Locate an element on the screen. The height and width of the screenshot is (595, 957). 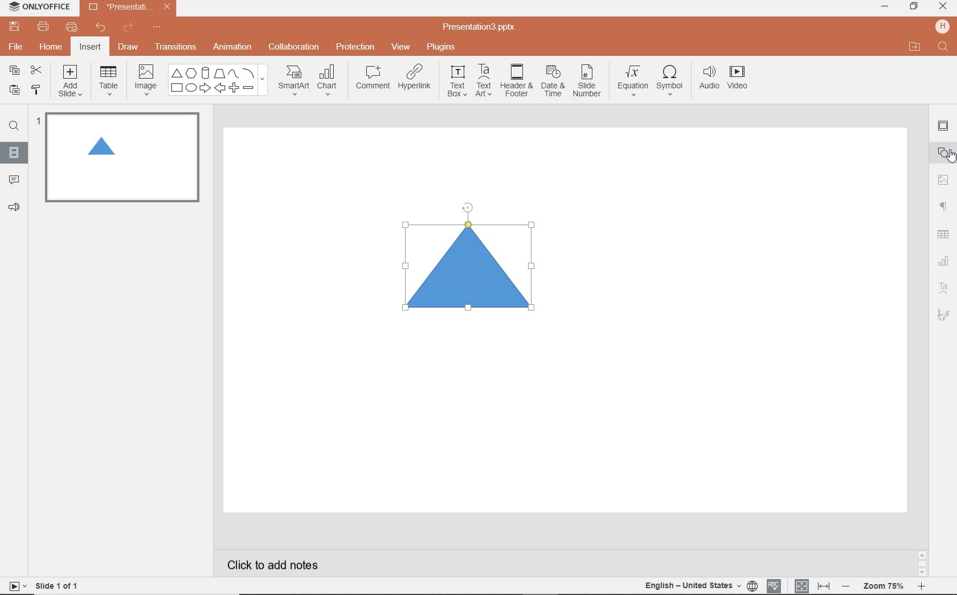
VIEW is located at coordinates (402, 48).